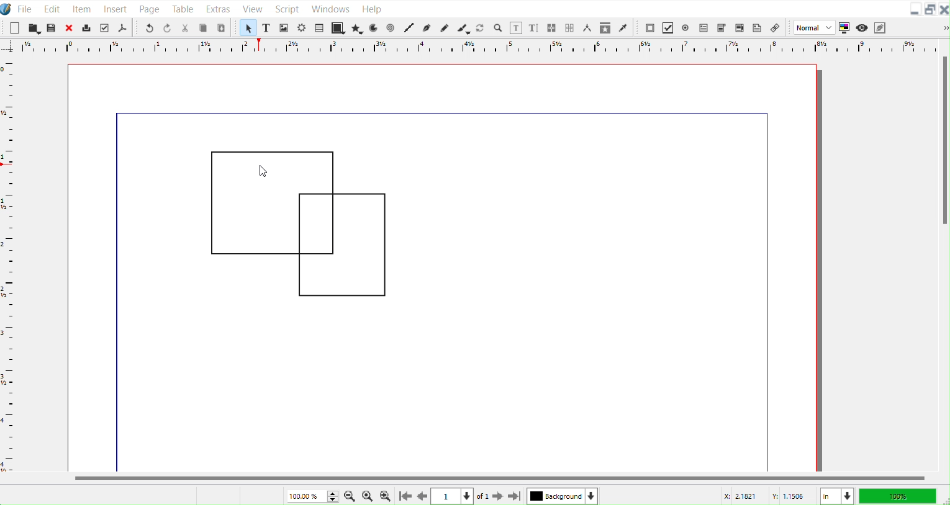  What do you see at coordinates (467, 48) in the screenshot?
I see `Vertical Scale` at bounding box center [467, 48].